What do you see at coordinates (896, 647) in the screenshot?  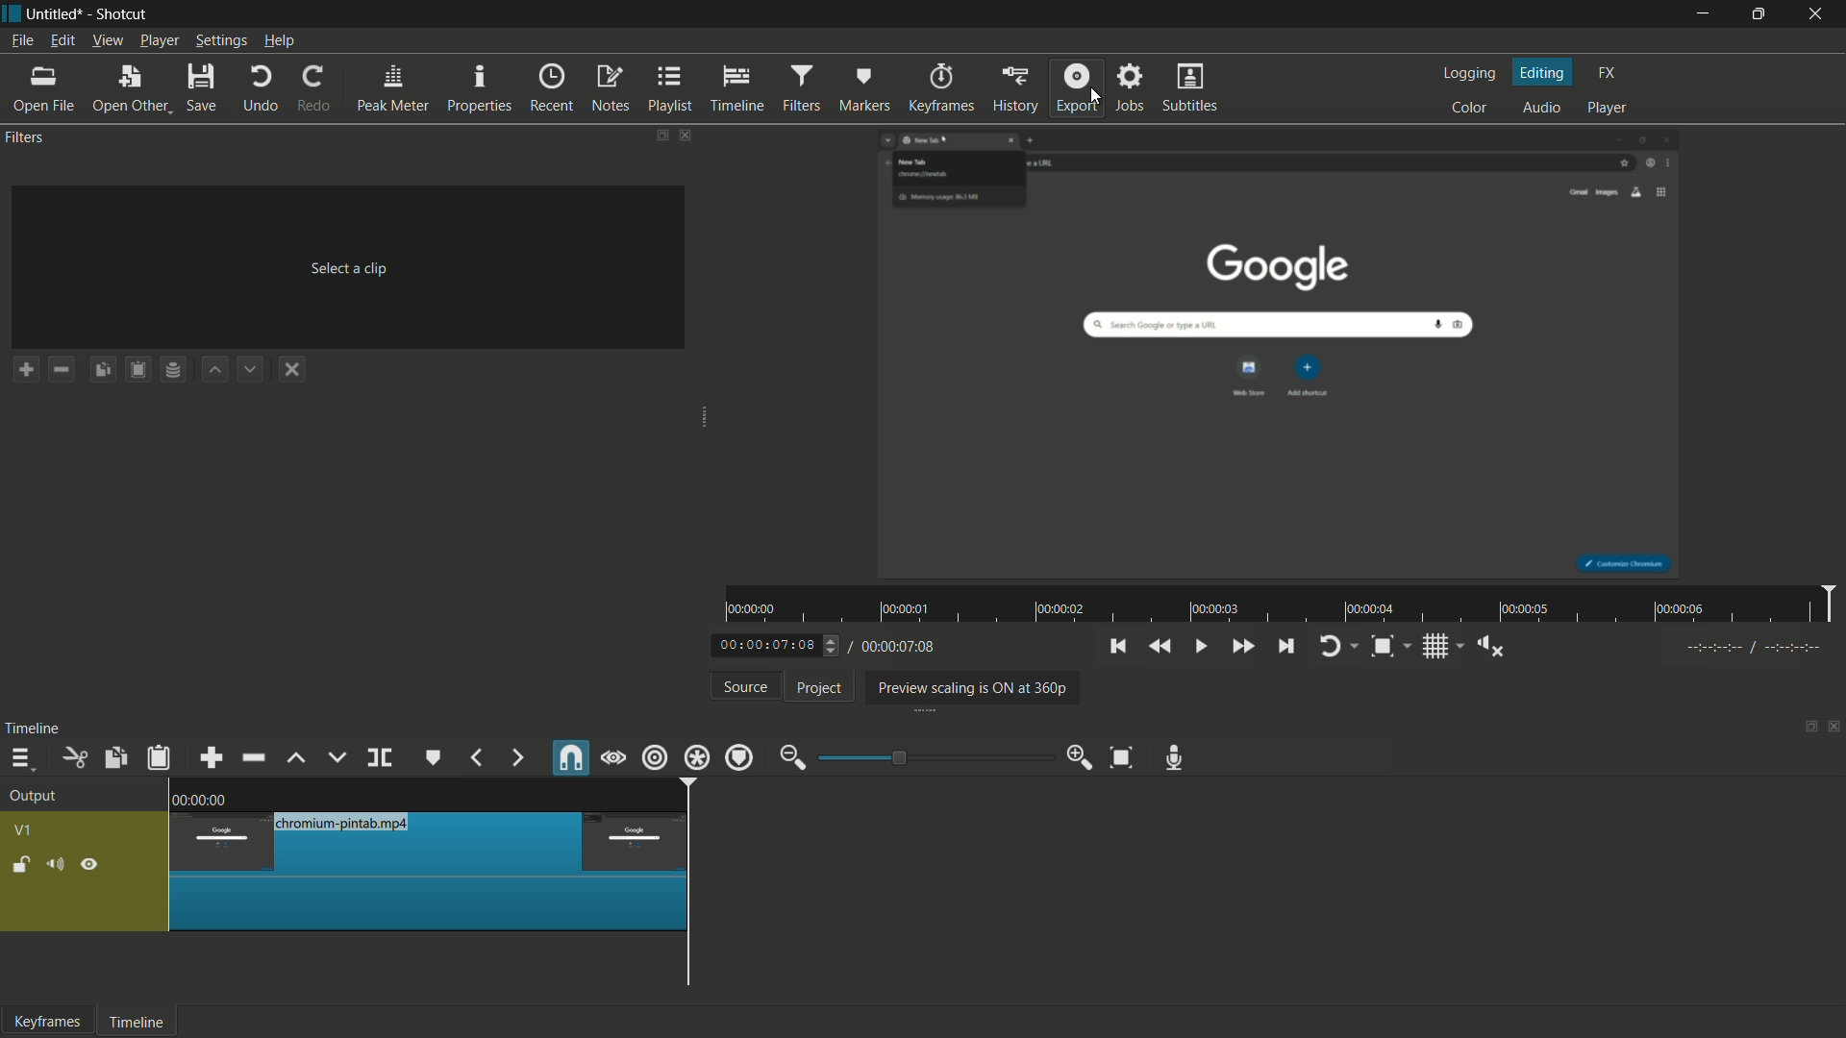 I see `total time` at bounding box center [896, 647].